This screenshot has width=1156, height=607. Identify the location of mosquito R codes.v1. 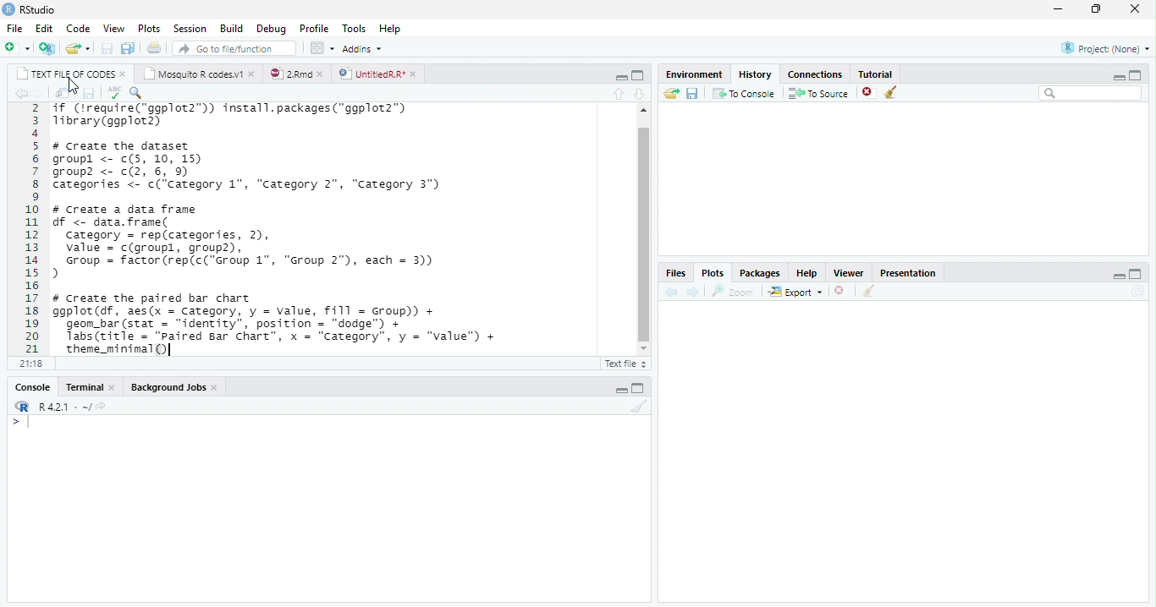
(195, 74).